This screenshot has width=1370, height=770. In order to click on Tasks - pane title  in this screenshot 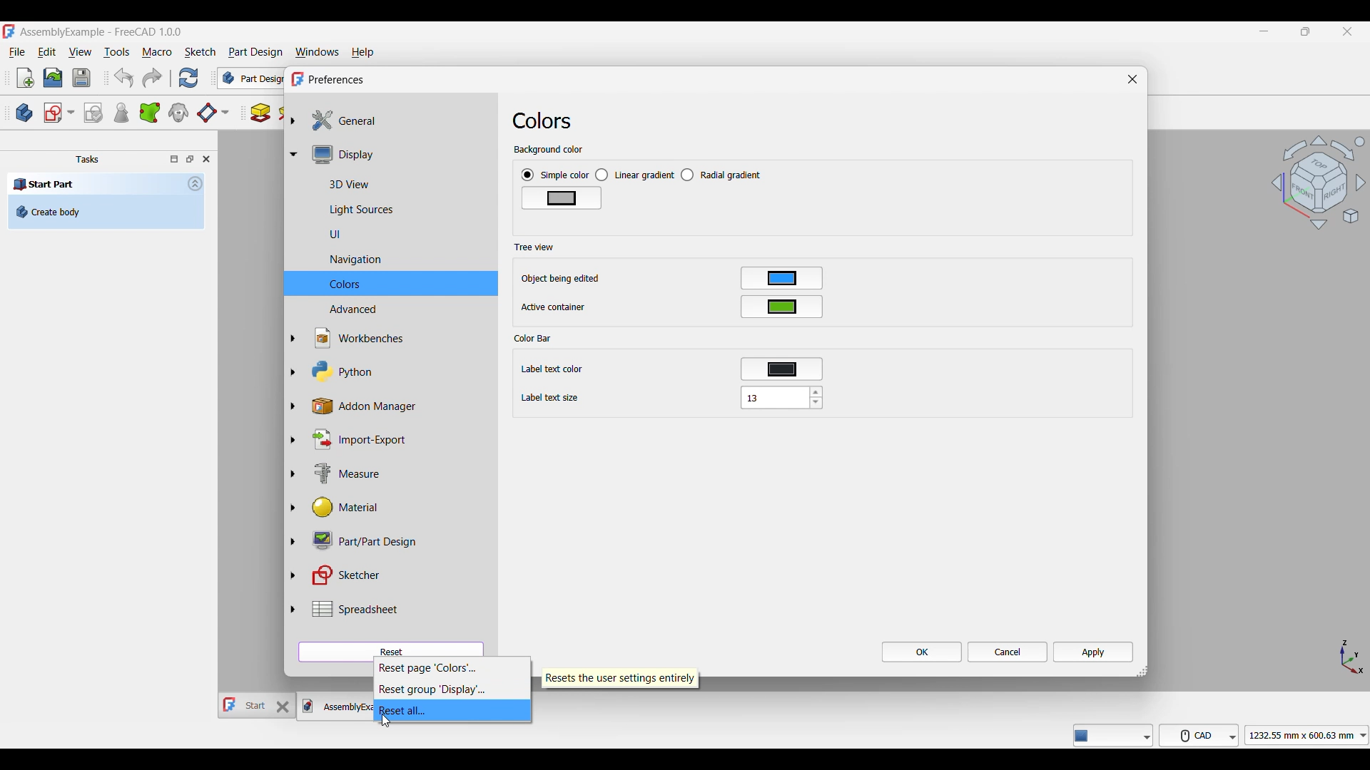, I will do `click(87, 159)`.